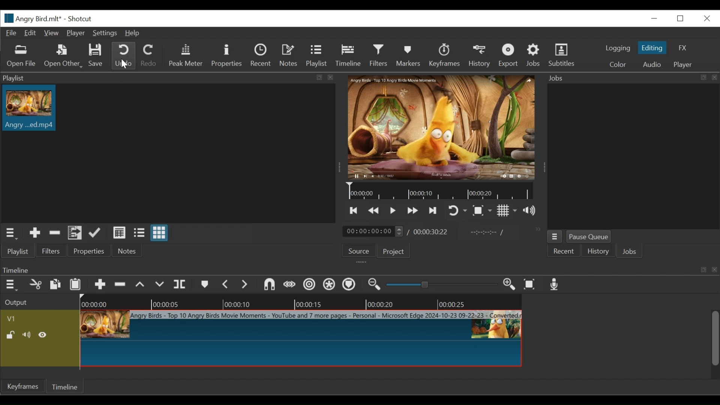 This screenshot has height=405, width=720. I want to click on Timeline, so click(63, 386).